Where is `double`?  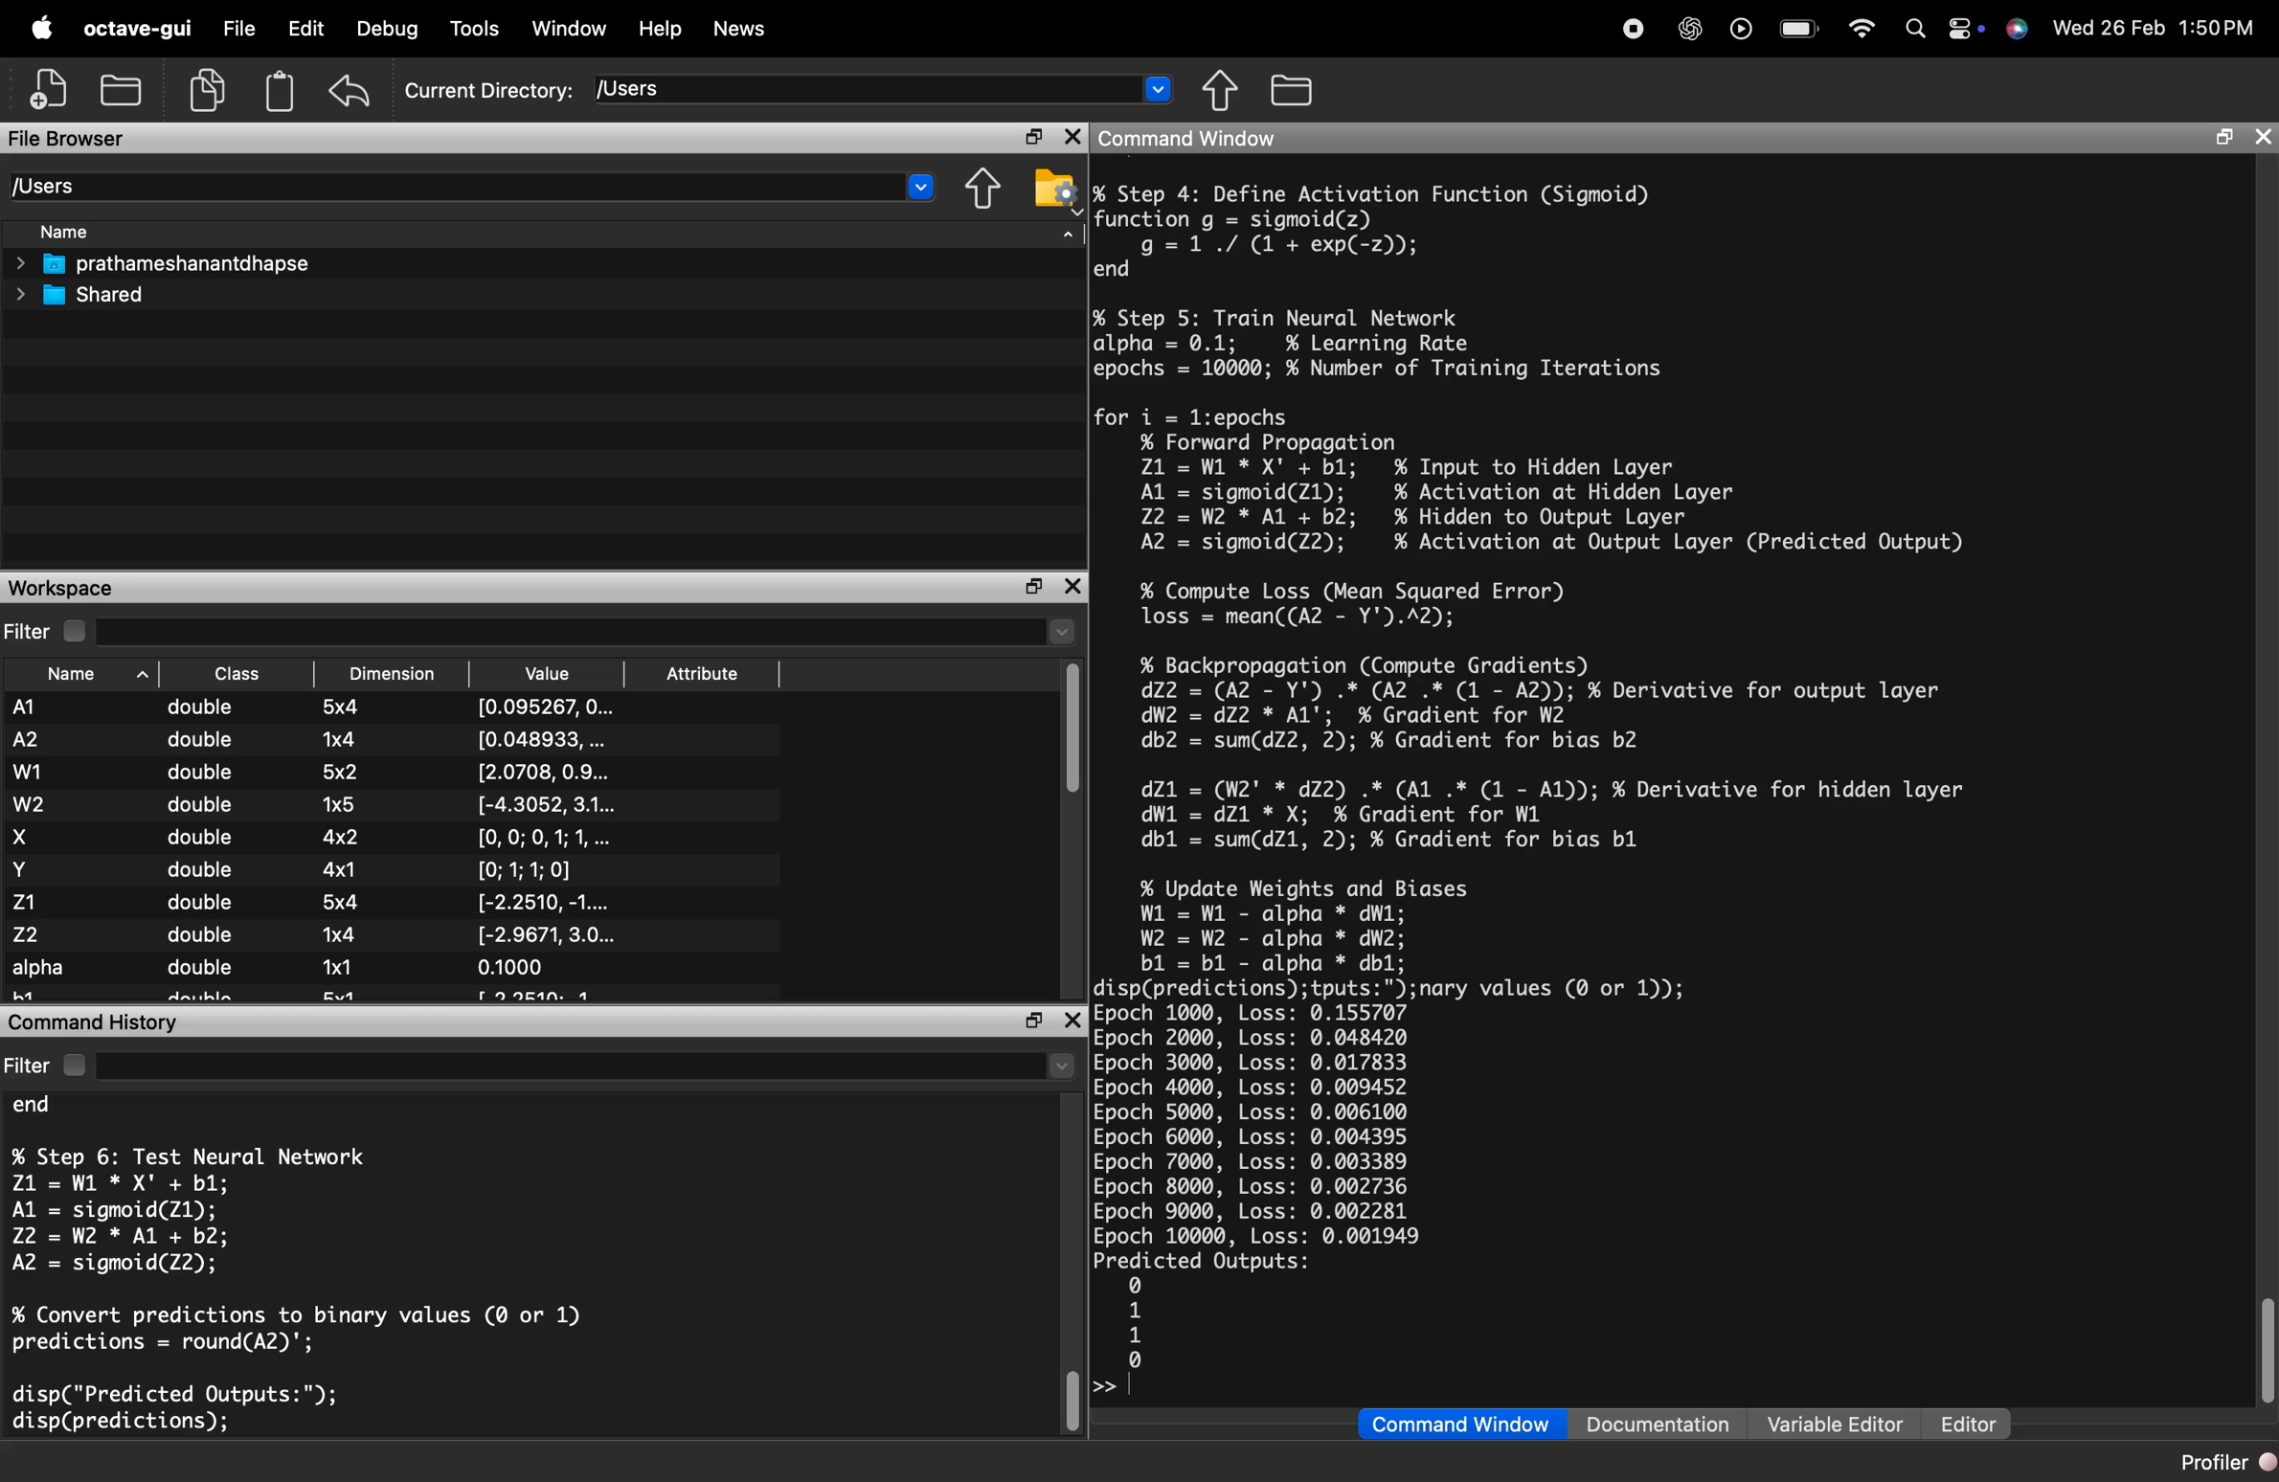 double is located at coordinates (203, 969).